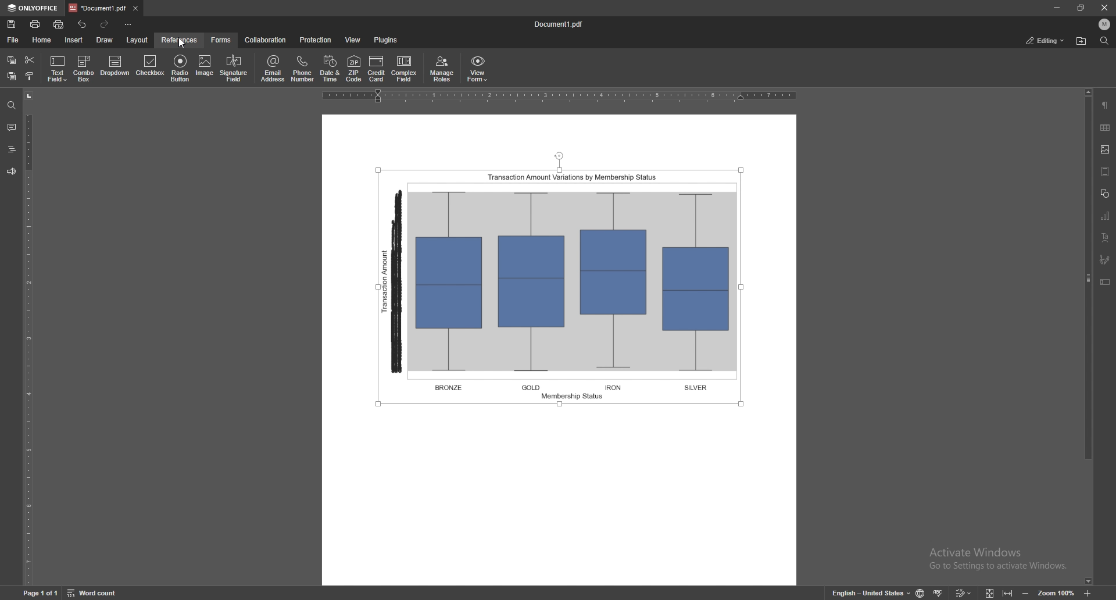  Describe the element at coordinates (205, 68) in the screenshot. I see `image` at that location.